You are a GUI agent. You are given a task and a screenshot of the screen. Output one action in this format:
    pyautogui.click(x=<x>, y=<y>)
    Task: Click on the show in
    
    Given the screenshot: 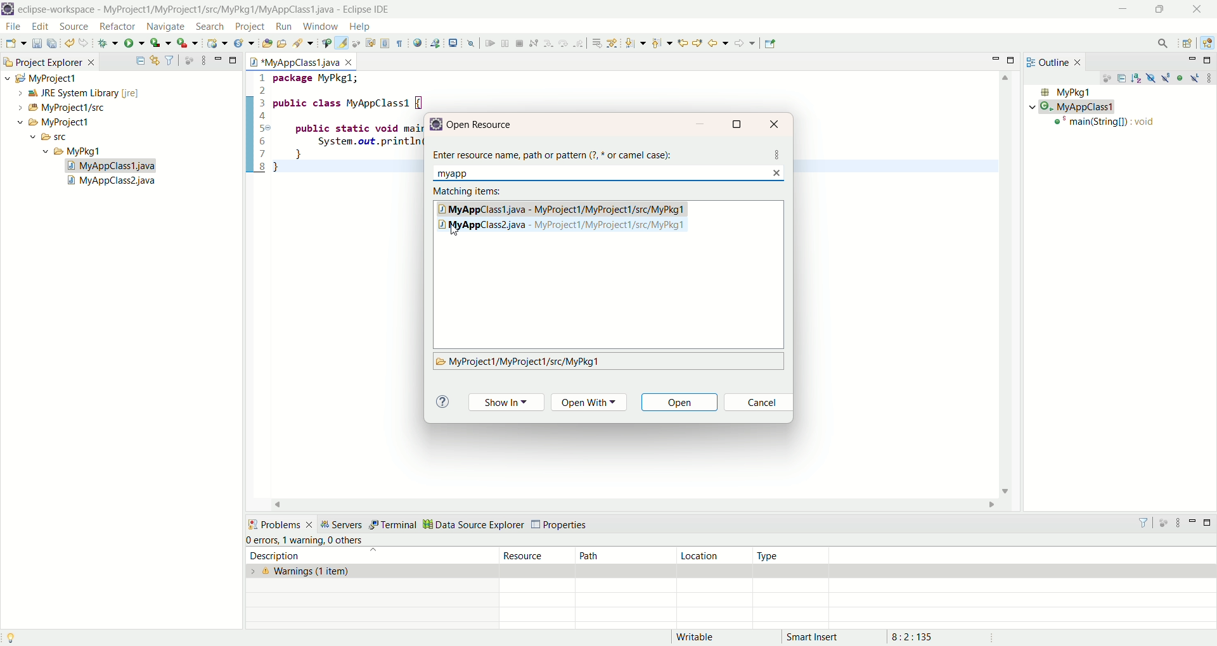 What is the action you would take?
    pyautogui.click(x=505, y=403)
    